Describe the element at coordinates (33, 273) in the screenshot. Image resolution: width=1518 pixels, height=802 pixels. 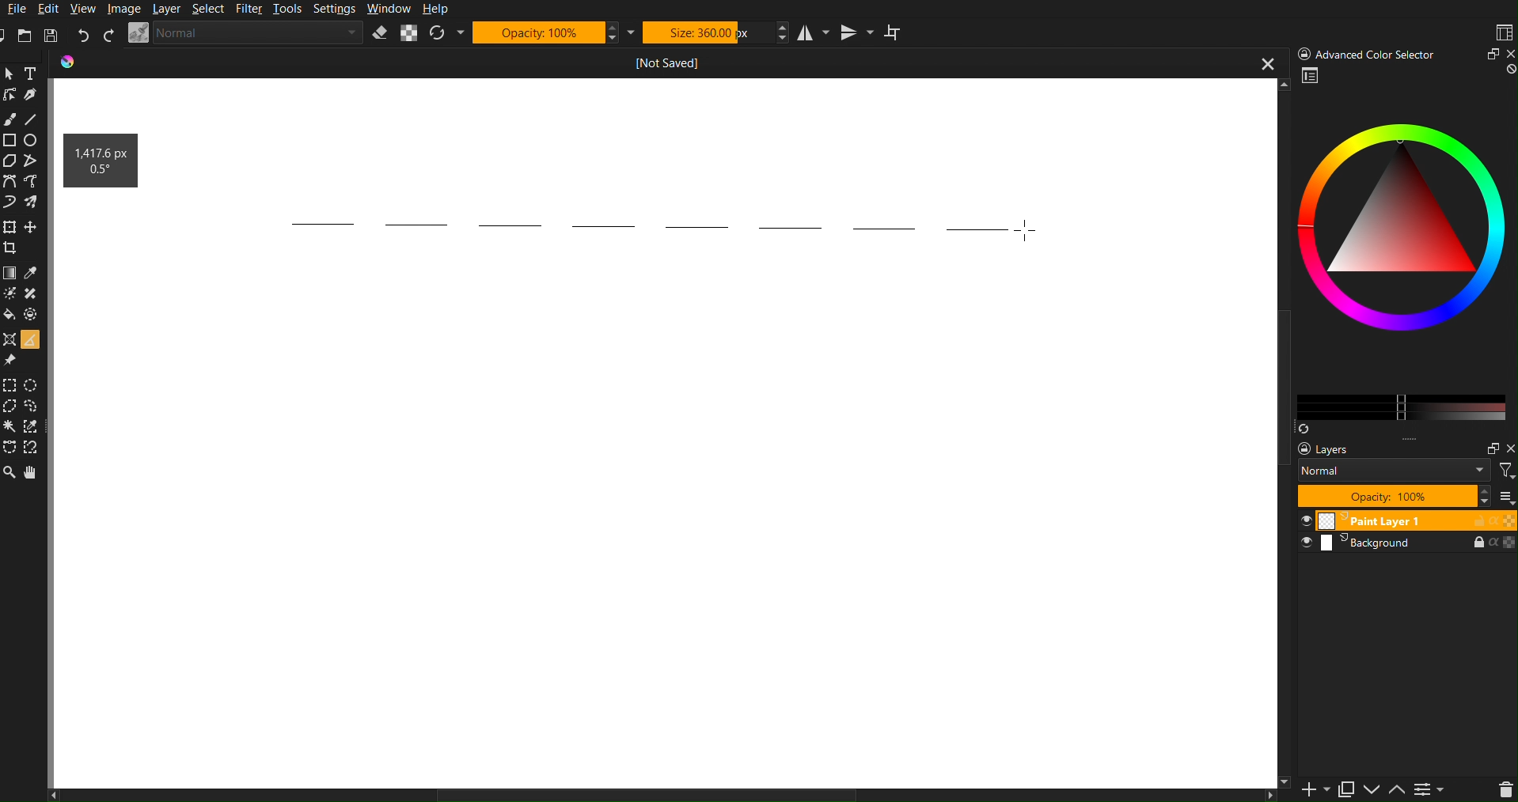
I see `Color Picker` at that location.